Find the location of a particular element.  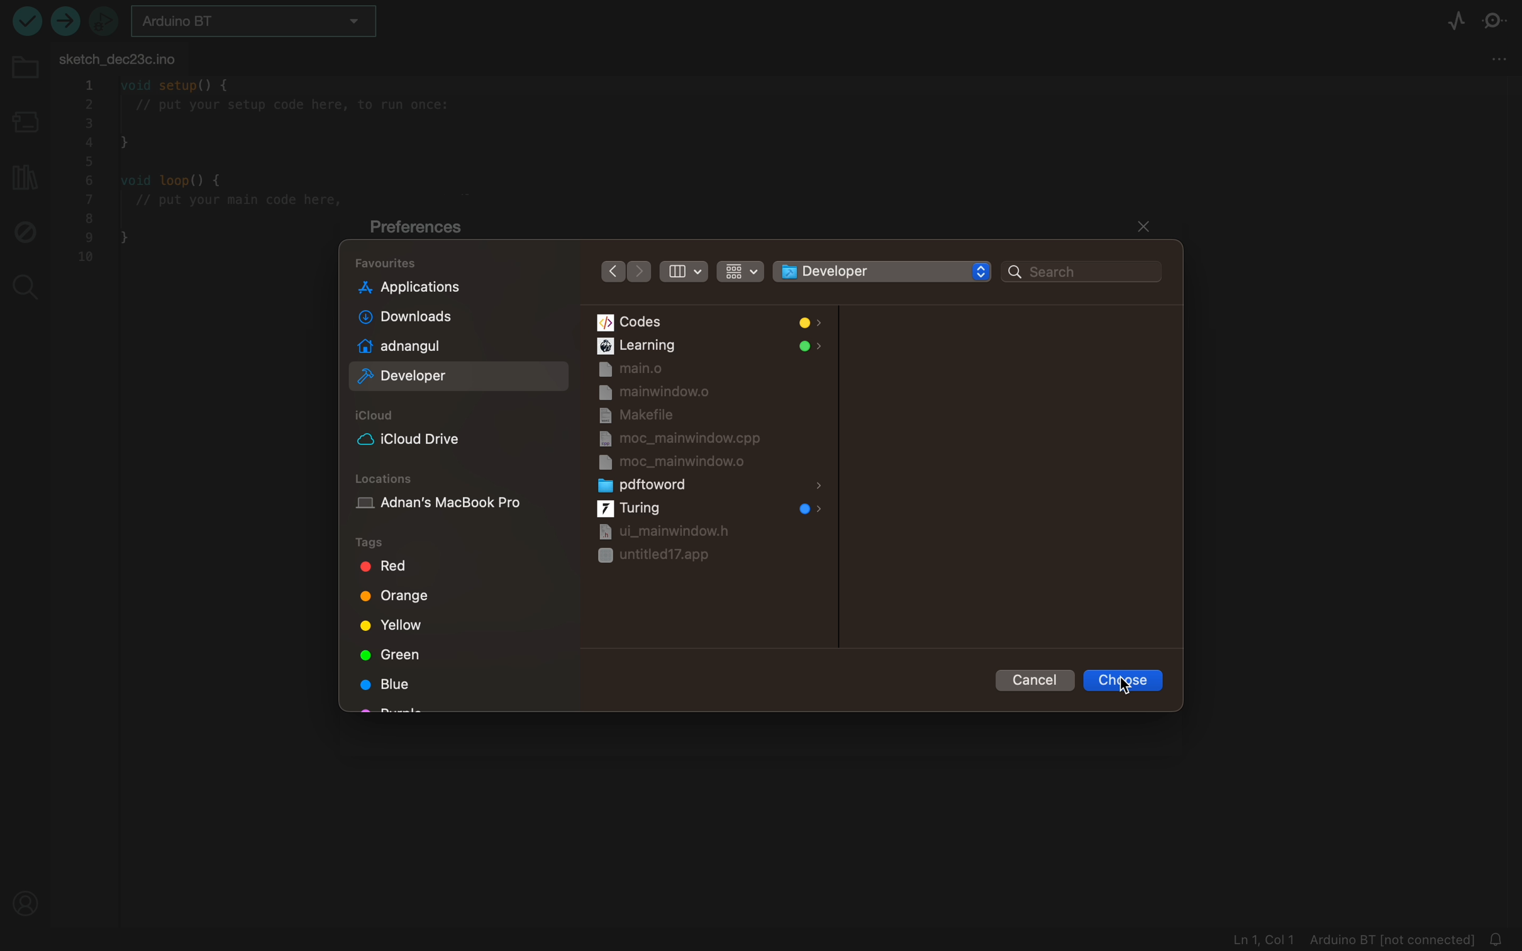

main window is located at coordinates (670, 531).